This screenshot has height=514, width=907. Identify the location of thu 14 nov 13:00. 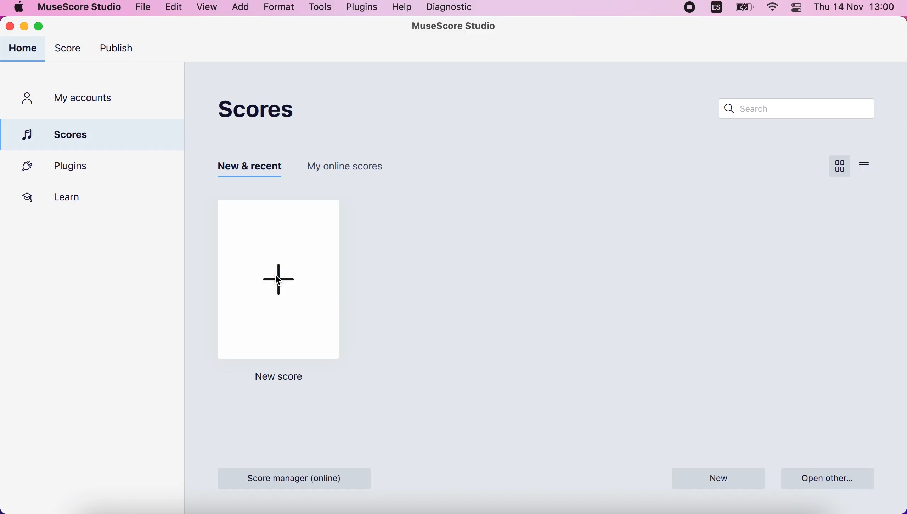
(855, 8).